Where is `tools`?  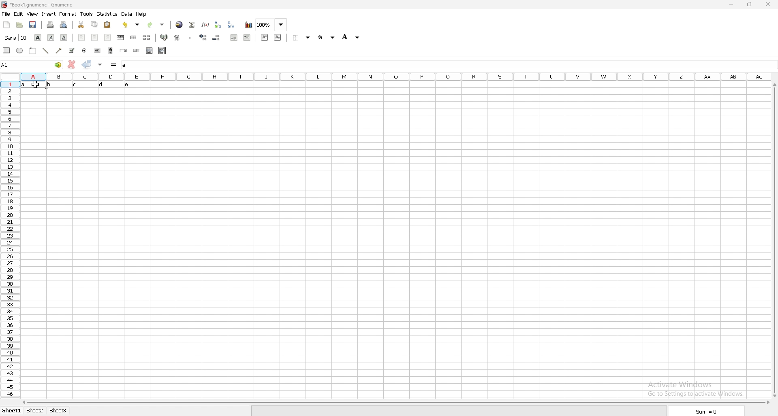
tools is located at coordinates (87, 14).